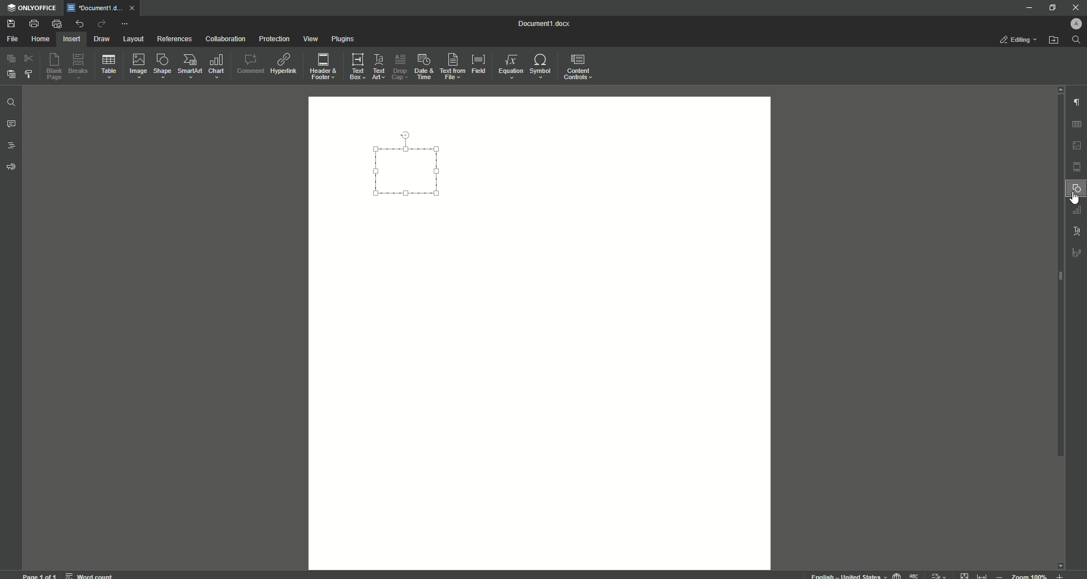 The width and height of the screenshot is (1087, 579). Describe the element at coordinates (33, 24) in the screenshot. I see `Print` at that location.